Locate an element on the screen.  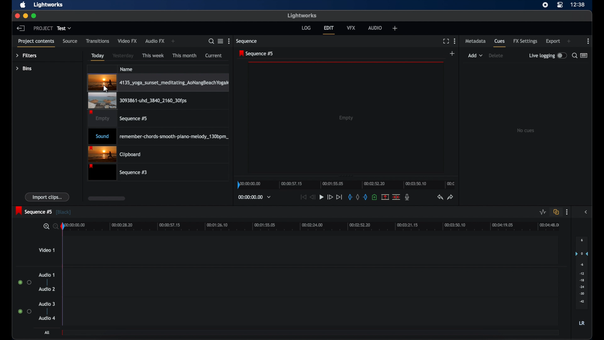
add is located at coordinates (173, 41).